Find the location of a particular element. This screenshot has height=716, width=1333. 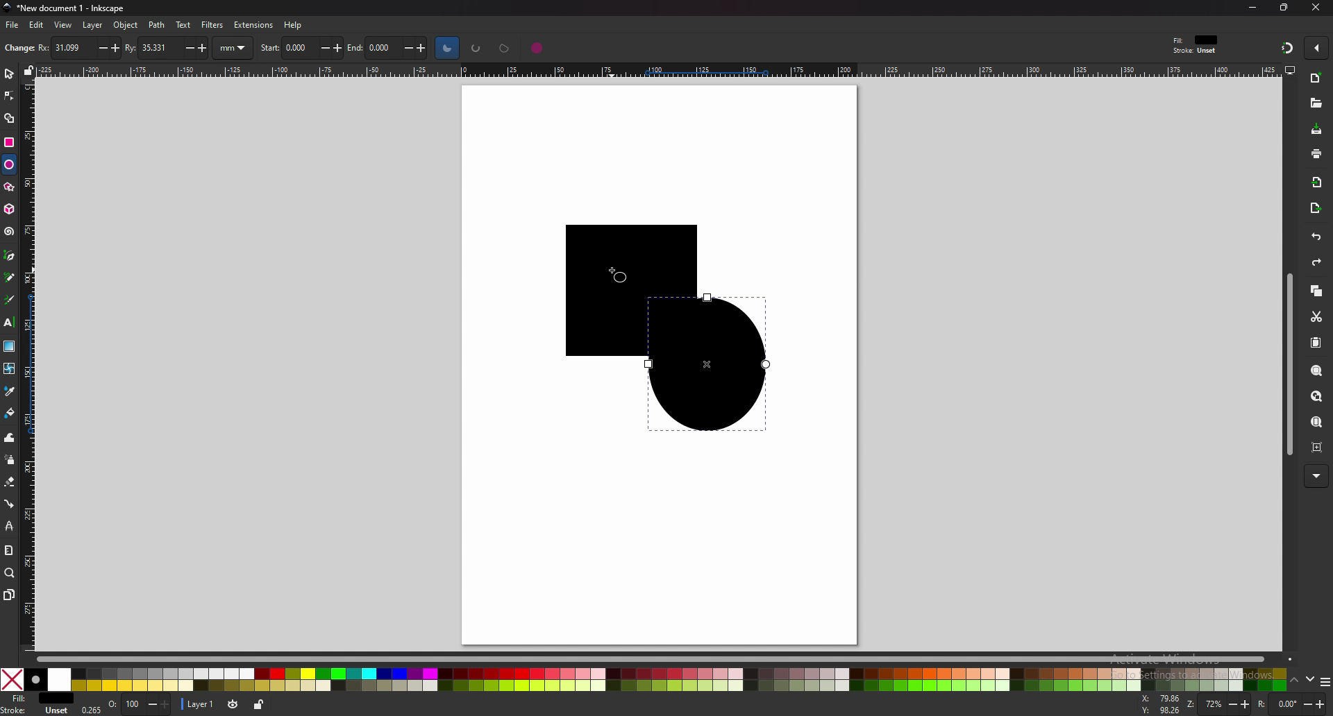

toggle lock is located at coordinates (258, 705).